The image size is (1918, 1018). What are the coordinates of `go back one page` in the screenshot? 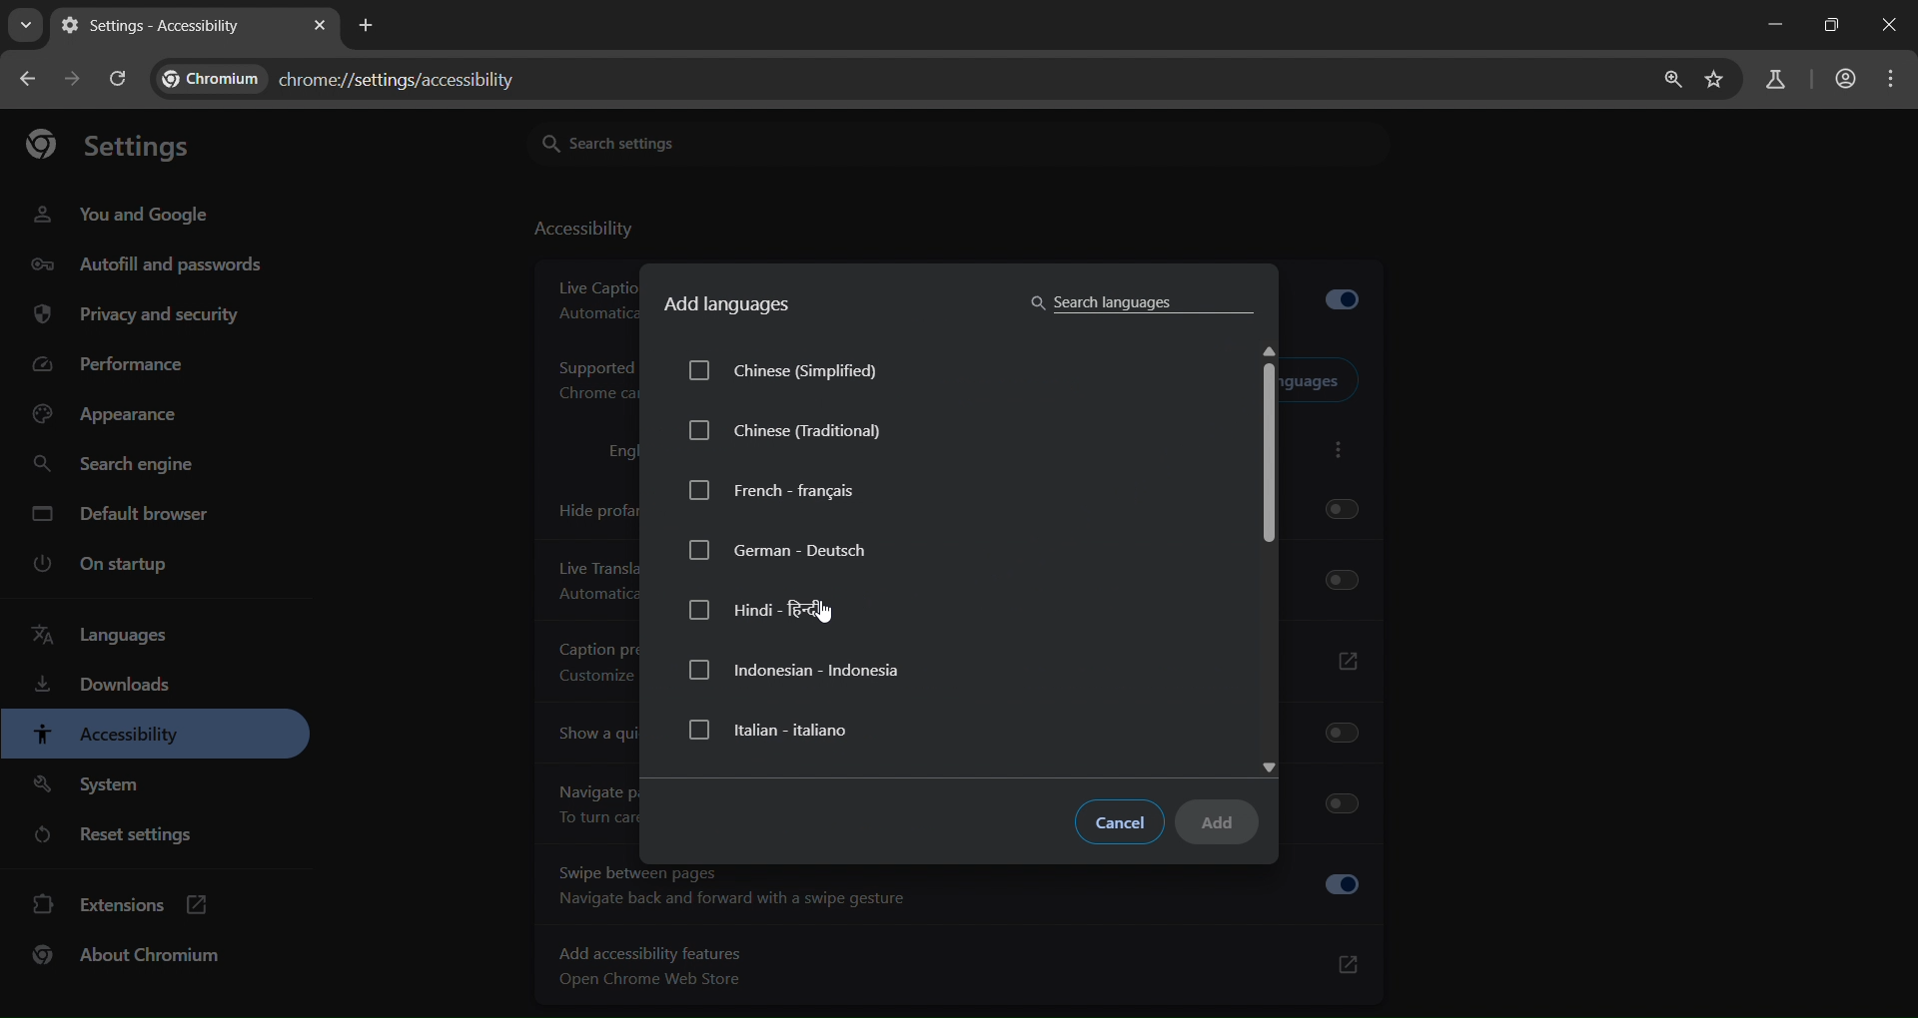 It's located at (31, 77).